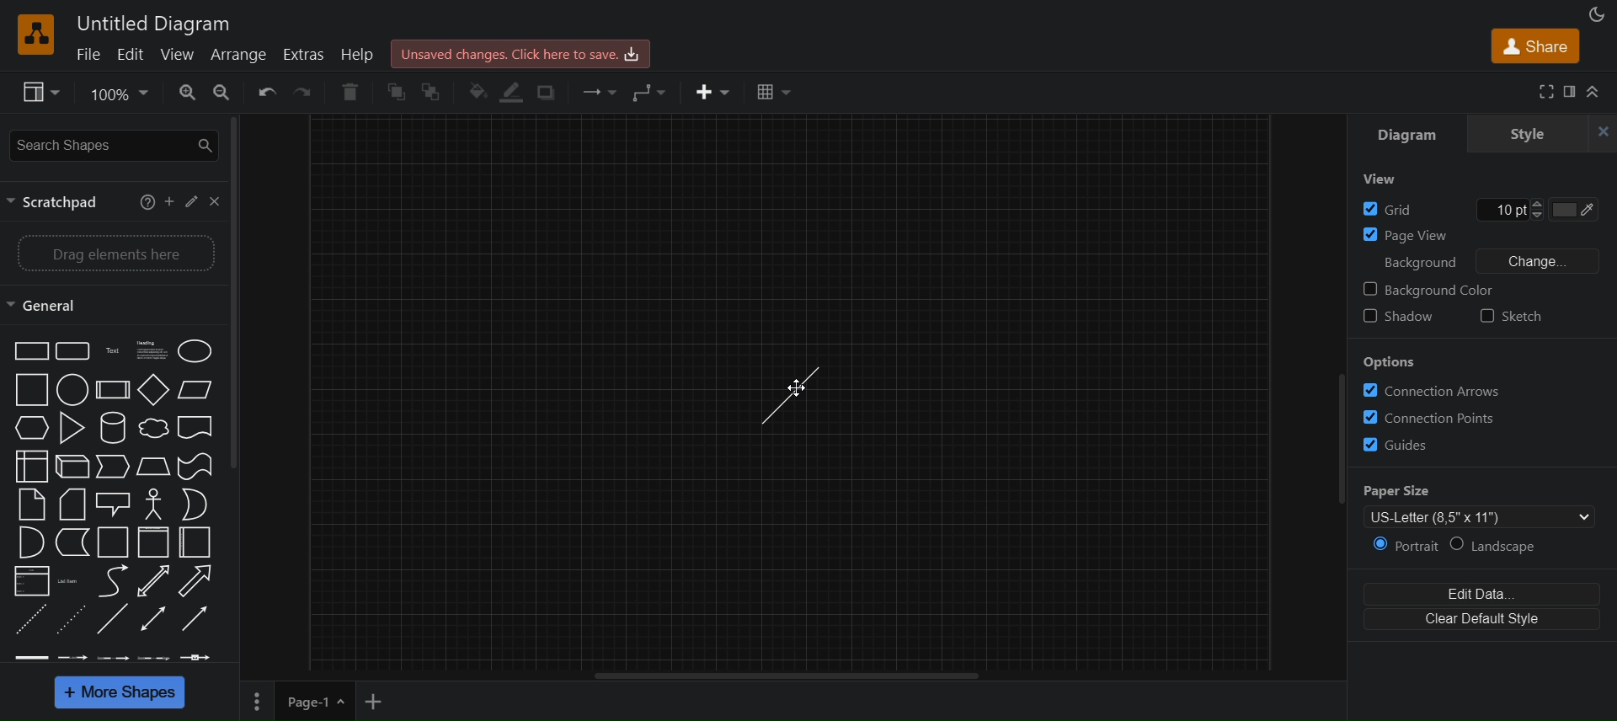 The height and width of the screenshot is (721, 1617). I want to click on insert page, so click(376, 702).